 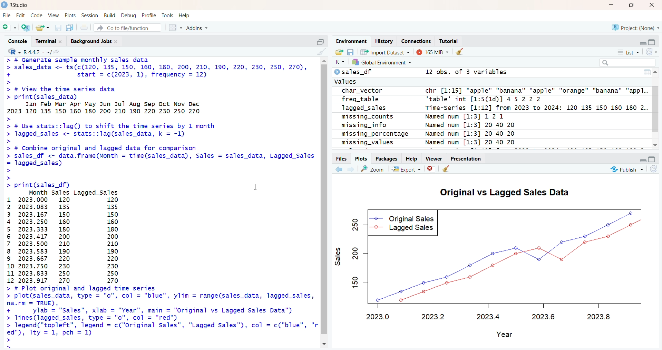 What do you see at coordinates (412, 159) in the screenshot?
I see `help` at bounding box center [412, 159].